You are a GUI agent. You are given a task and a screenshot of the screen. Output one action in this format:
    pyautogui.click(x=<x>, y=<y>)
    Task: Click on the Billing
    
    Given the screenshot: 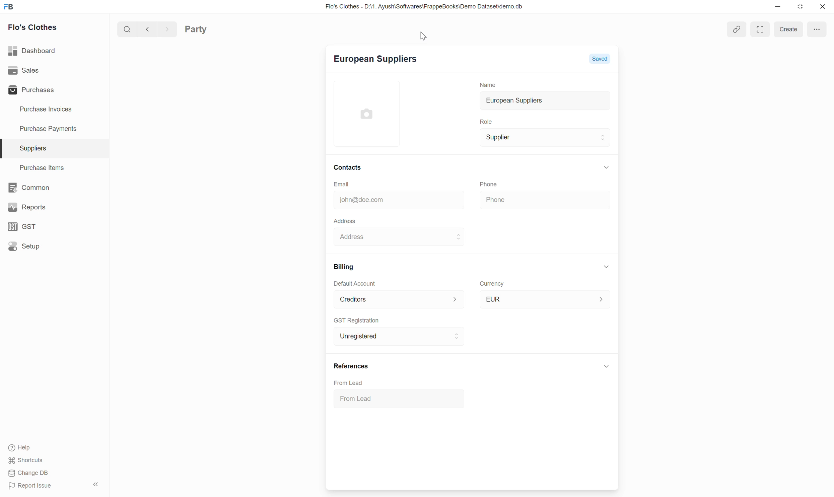 What is the action you would take?
    pyautogui.click(x=341, y=266)
    